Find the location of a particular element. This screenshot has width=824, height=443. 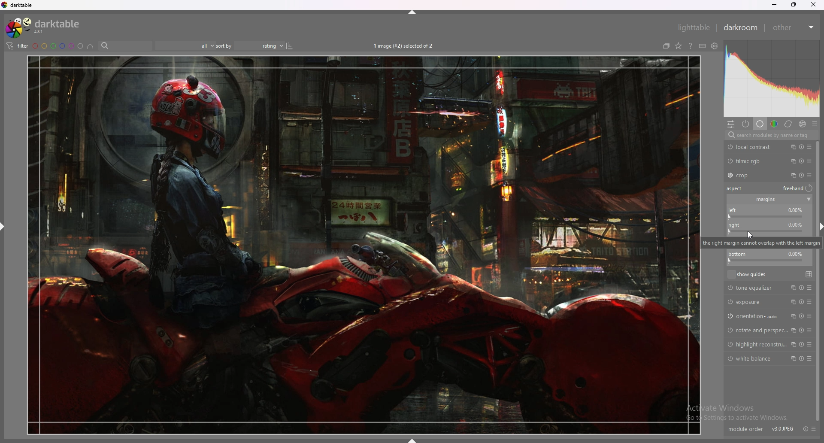

left is located at coordinates (768, 213).